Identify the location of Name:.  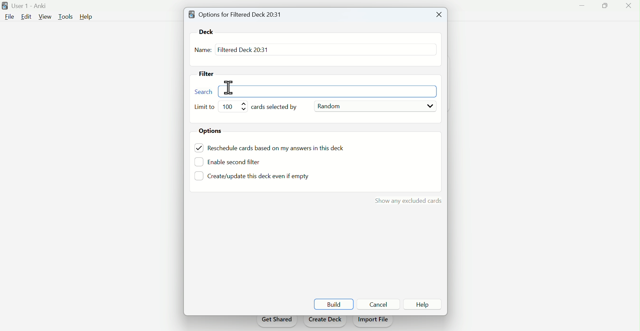
(203, 51).